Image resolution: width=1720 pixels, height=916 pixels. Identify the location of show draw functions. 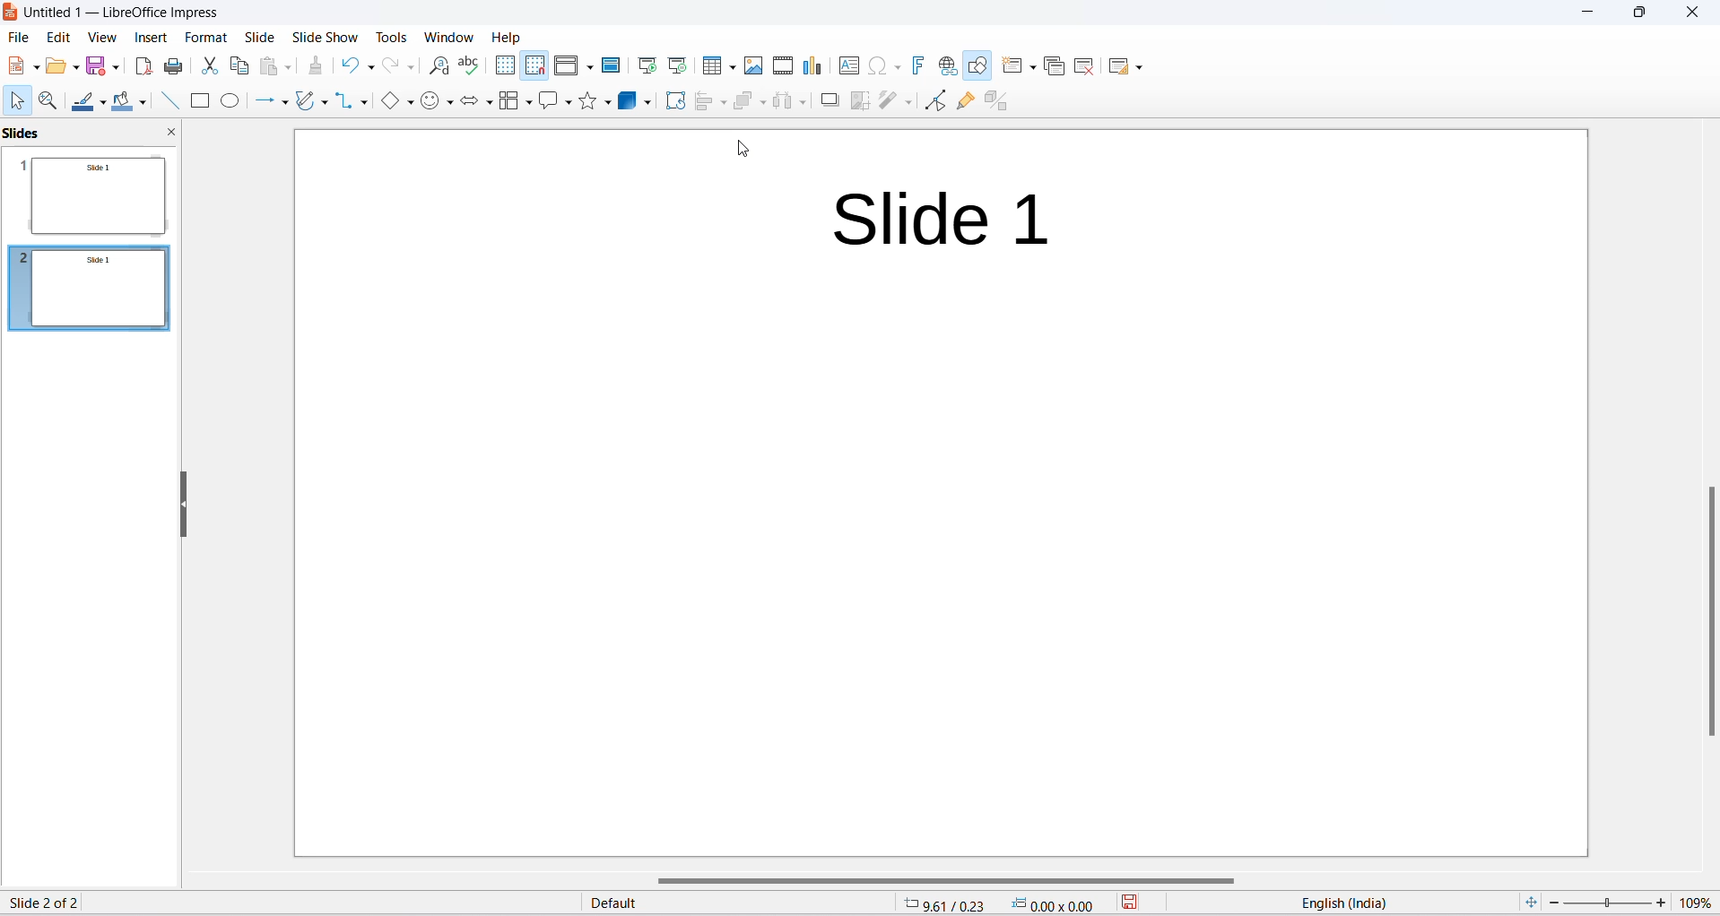
(976, 66).